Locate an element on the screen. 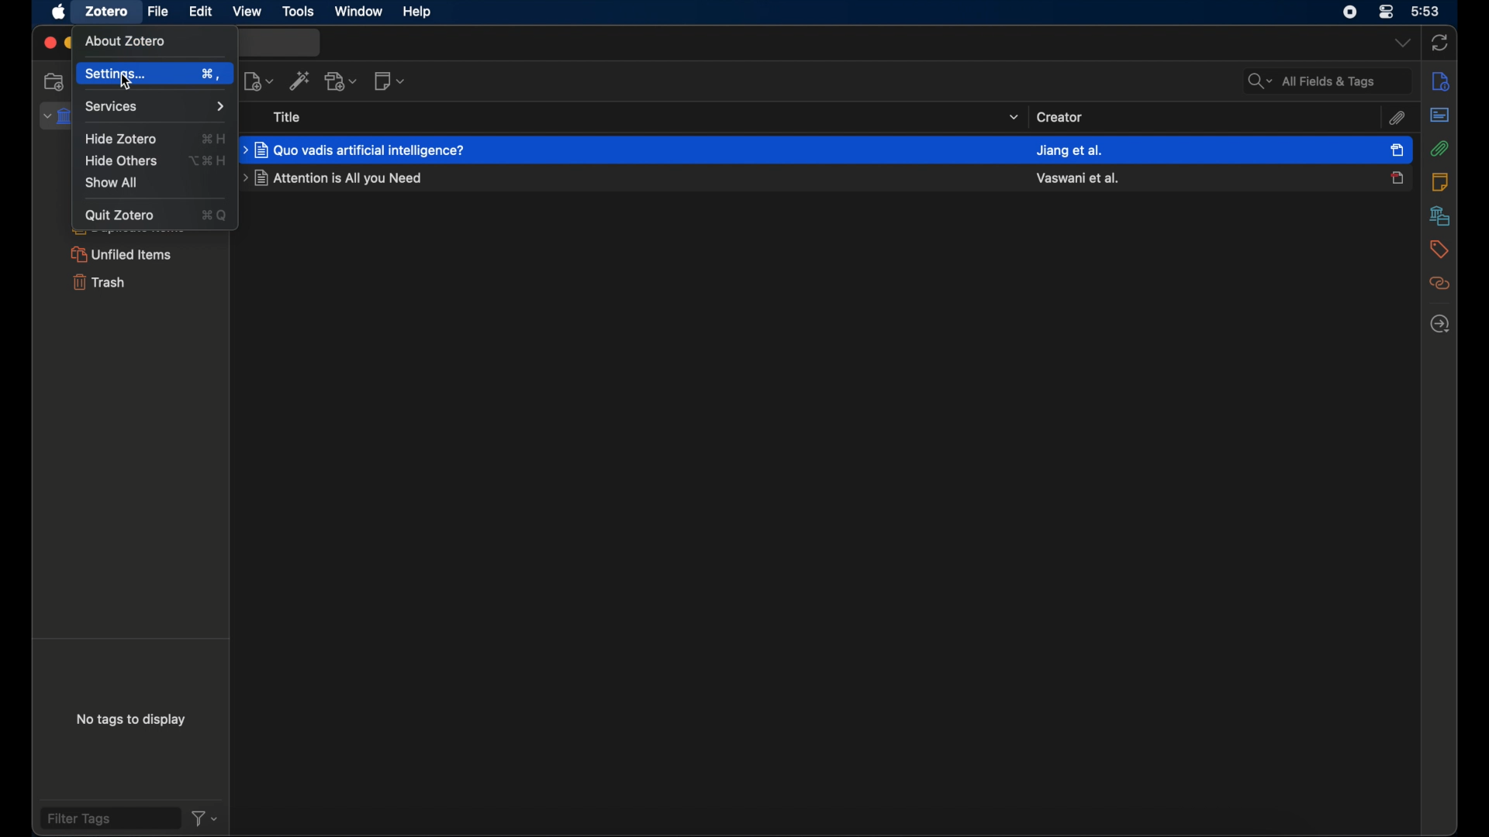  file is located at coordinates (157, 11).